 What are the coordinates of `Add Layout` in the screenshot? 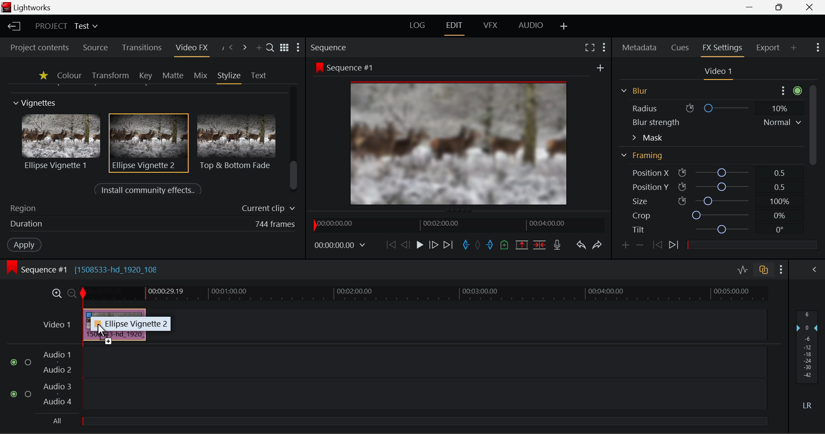 It's located at (564, 26).